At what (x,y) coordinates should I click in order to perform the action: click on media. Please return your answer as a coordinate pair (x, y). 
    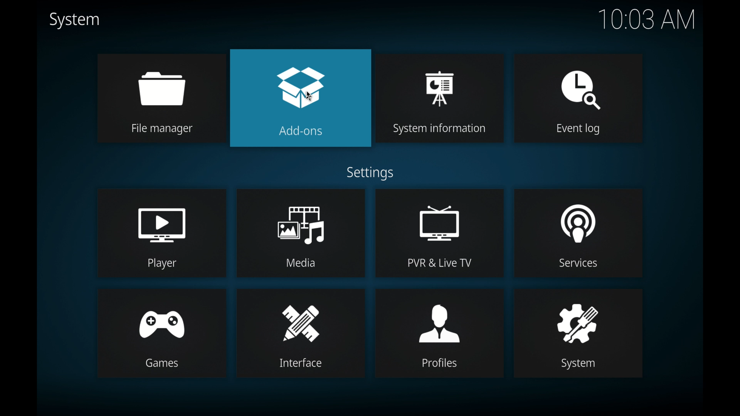
    Looking at the image, I should click on (301, 233).